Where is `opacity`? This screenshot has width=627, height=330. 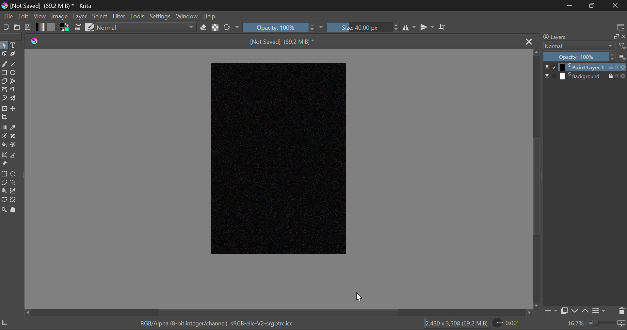 opacity is located at coordinates (623, 67).